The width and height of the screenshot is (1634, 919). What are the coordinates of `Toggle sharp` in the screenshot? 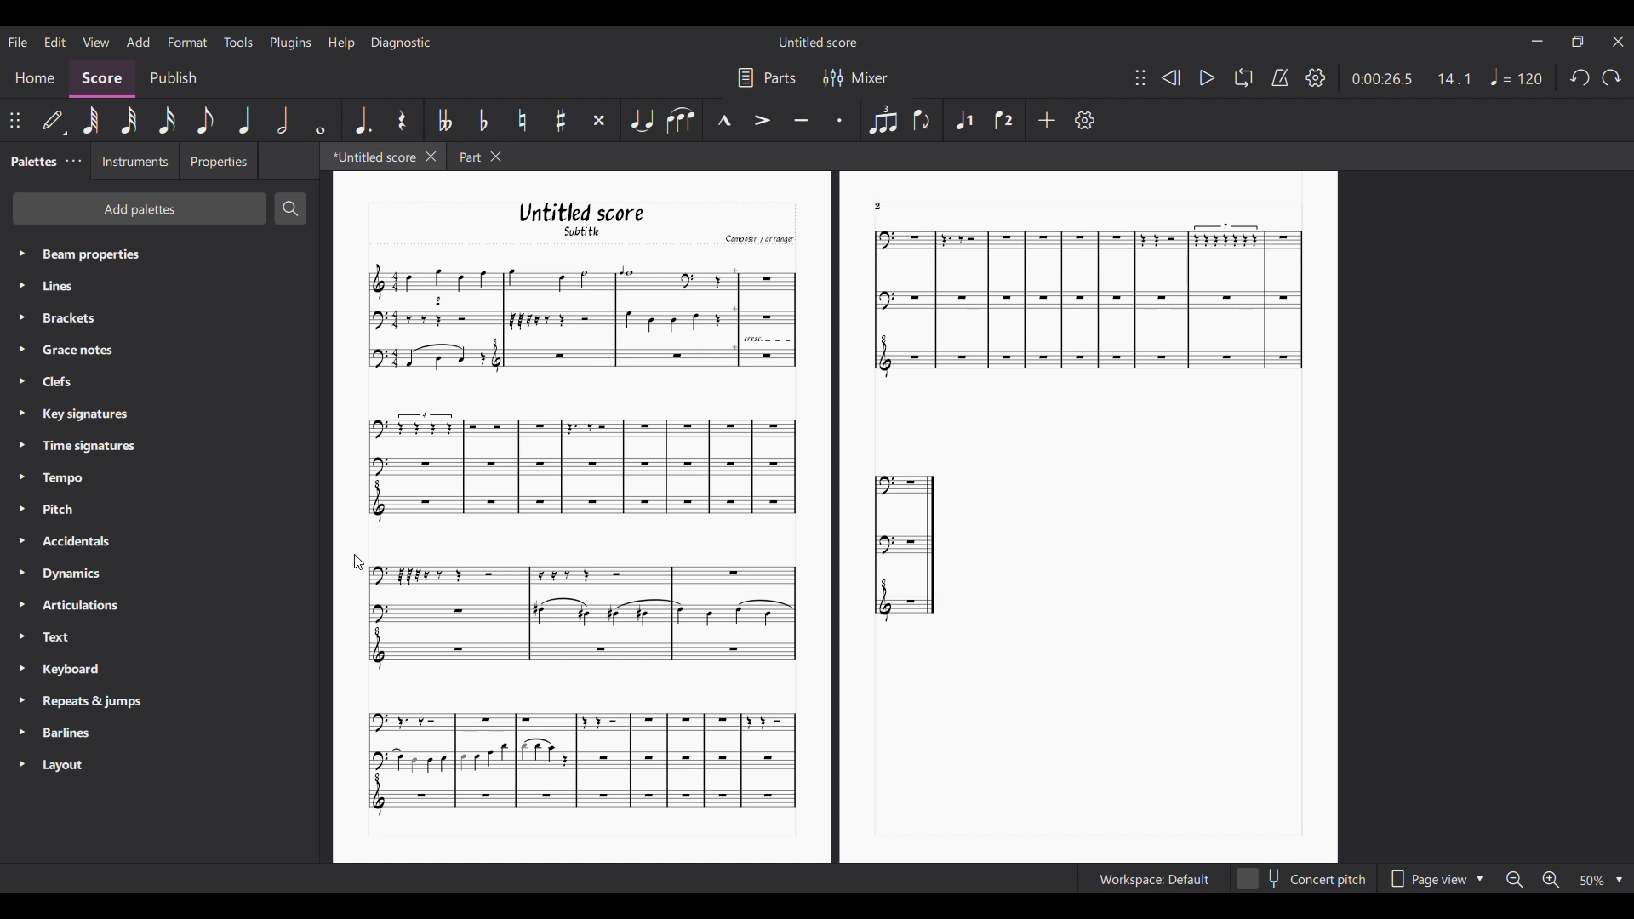 It's located at (561, 120).